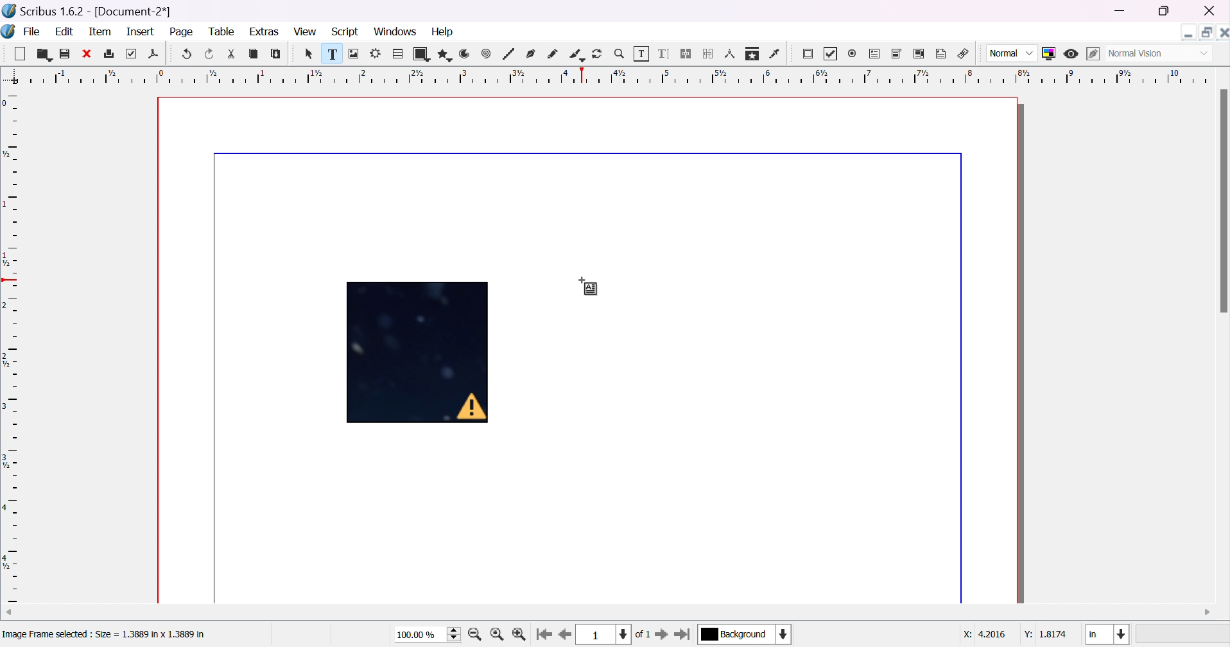  What do you see at coordinates (10, 347) in the screenshot?
I see `ruler` at bounding box center [10, 347].